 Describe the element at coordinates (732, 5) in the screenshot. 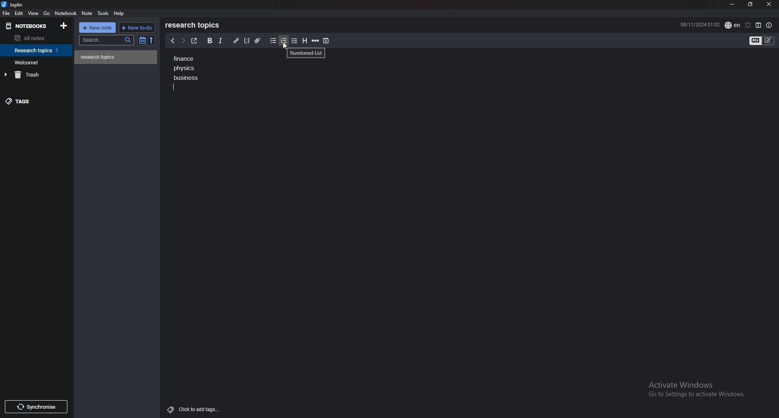

I see `minimize` at that location.